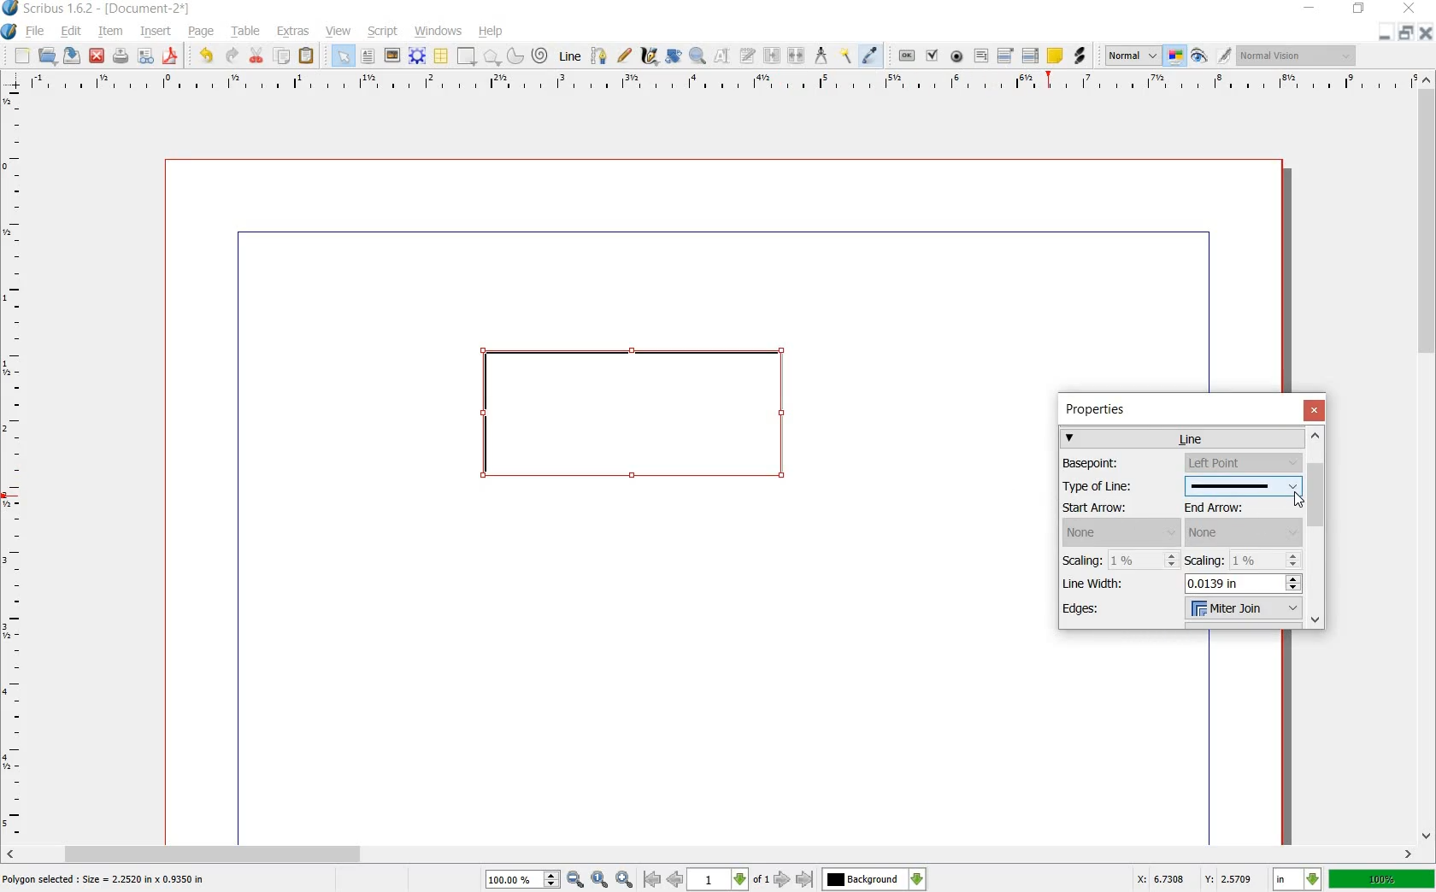 Image resolution: width=1436 pixels, height=892 pixels. What do you see at coordinates (1004, 55) in the screenshot?
I see `PDF COMBO BOX` at bounding box center [1004, 55].